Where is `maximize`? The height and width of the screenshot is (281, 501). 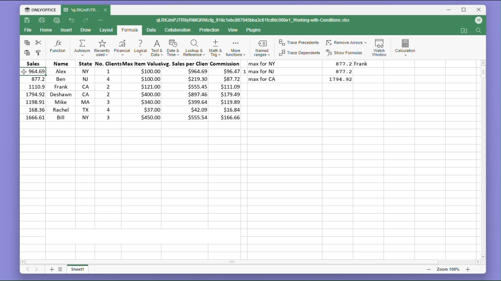 maximize is located at coordinates (464, 9).